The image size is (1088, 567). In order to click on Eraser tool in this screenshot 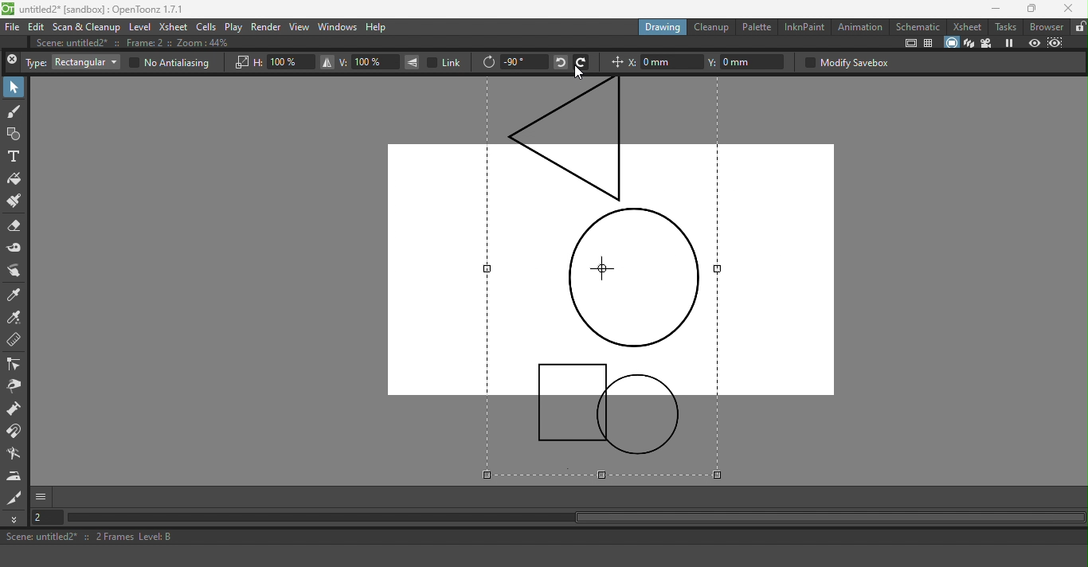, I will do `click(18, 226)`.